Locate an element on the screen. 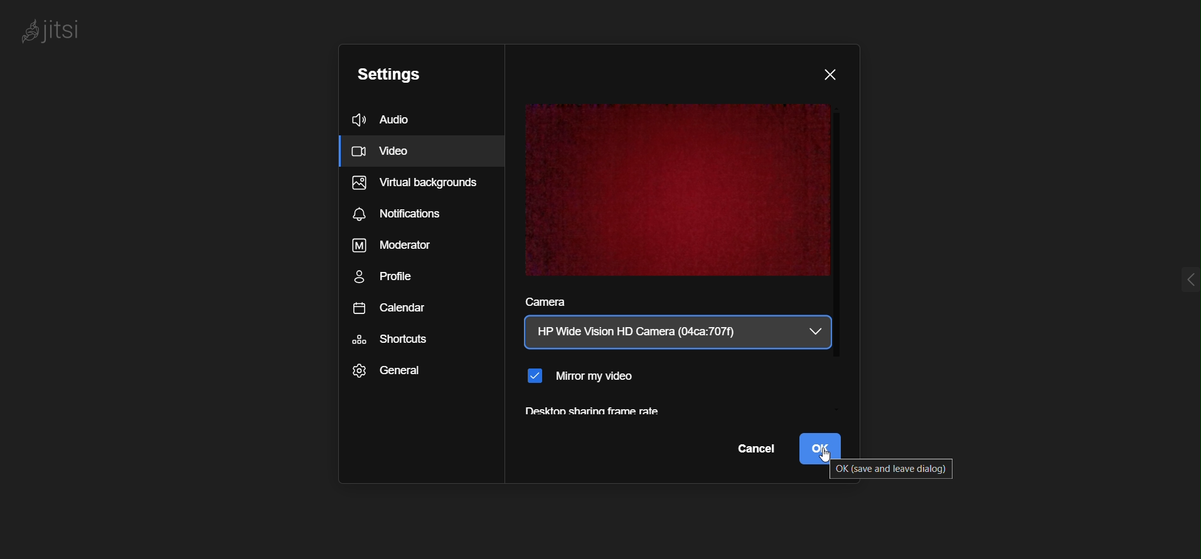 The width and height of the screenshot is (1201, 559). moderator is located at coordinates (402, 247).